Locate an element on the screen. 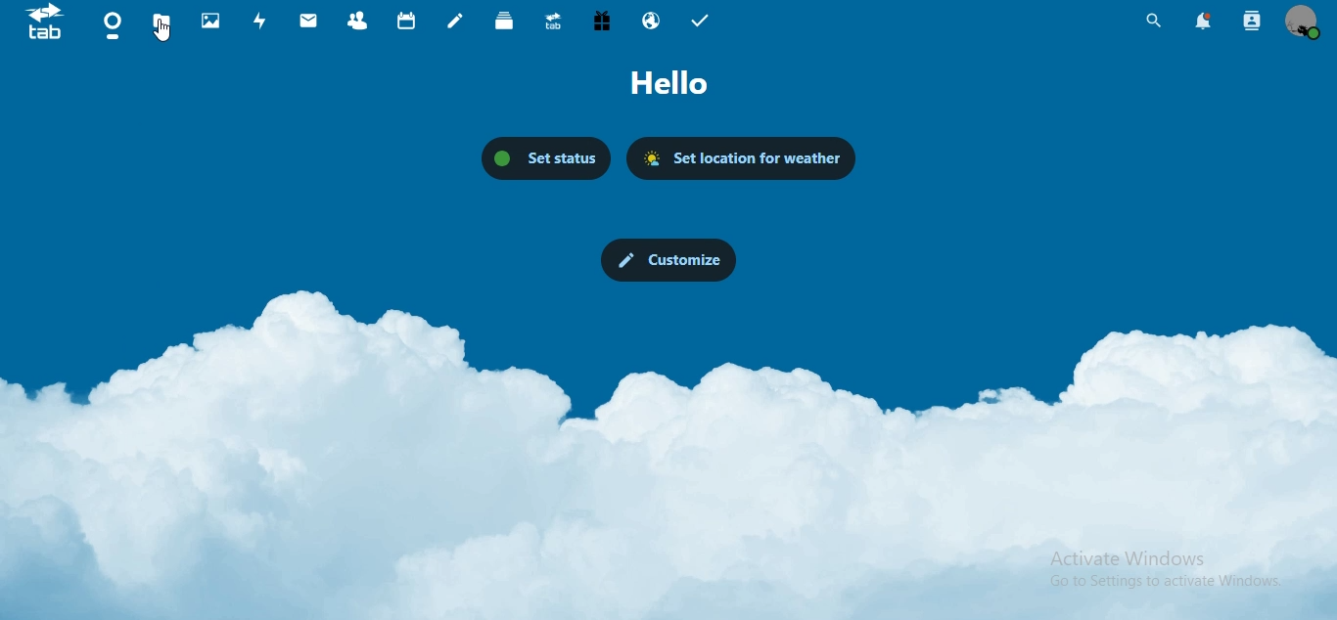 The height and width of the screenshot is (620, 1337). search contacts is located at coordinates (1251, 22).